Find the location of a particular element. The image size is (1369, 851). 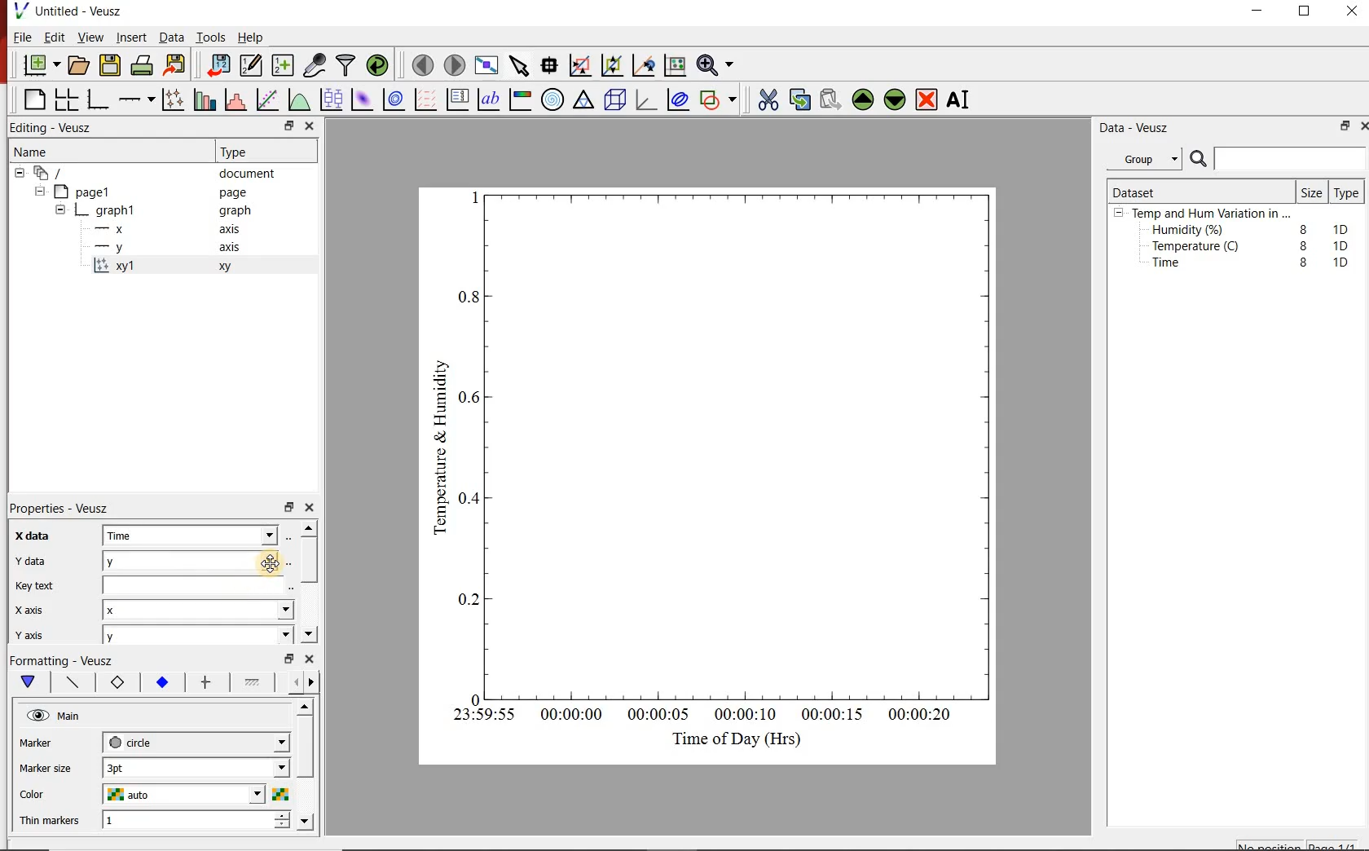

marker border is located at coordinates (118, 685).